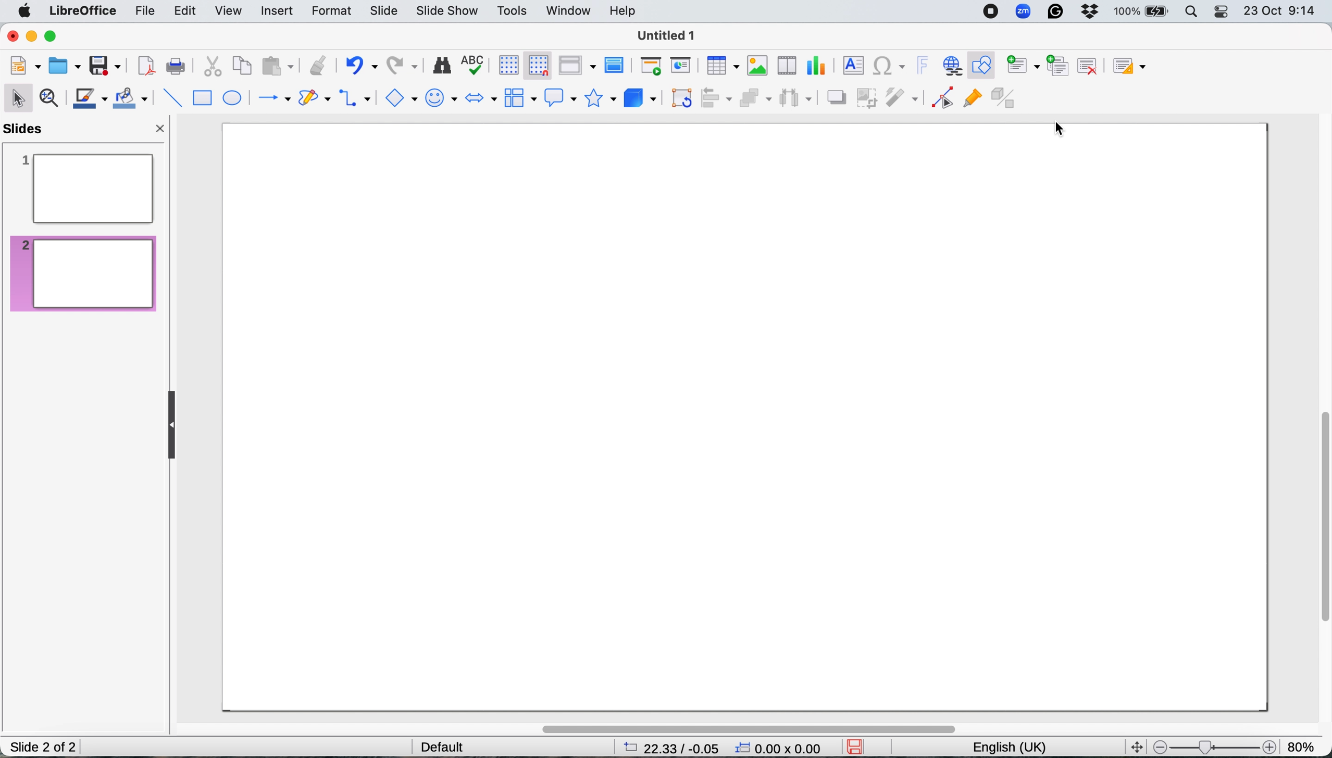 This screenshot has height=758, width=1332. What do you see at coordinates (754, 99) in the screenshot?
I see `arrange` at bounding box center [754, 99].